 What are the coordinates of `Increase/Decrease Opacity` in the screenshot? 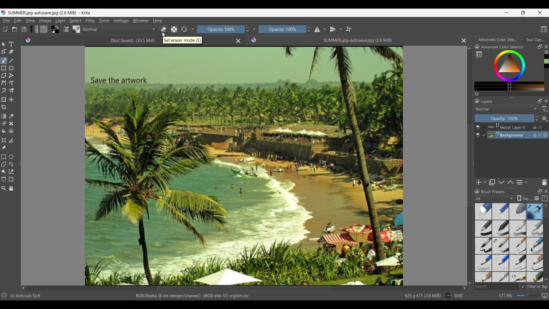 It's located at (247, 29).